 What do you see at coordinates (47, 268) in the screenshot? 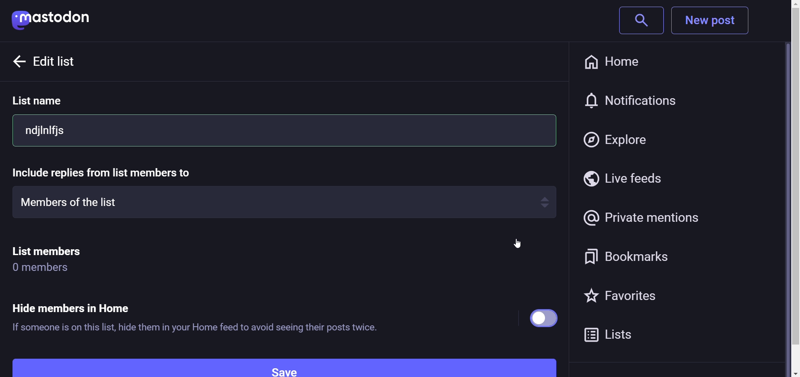
I see `0 members` at bounding box center [47, 268].